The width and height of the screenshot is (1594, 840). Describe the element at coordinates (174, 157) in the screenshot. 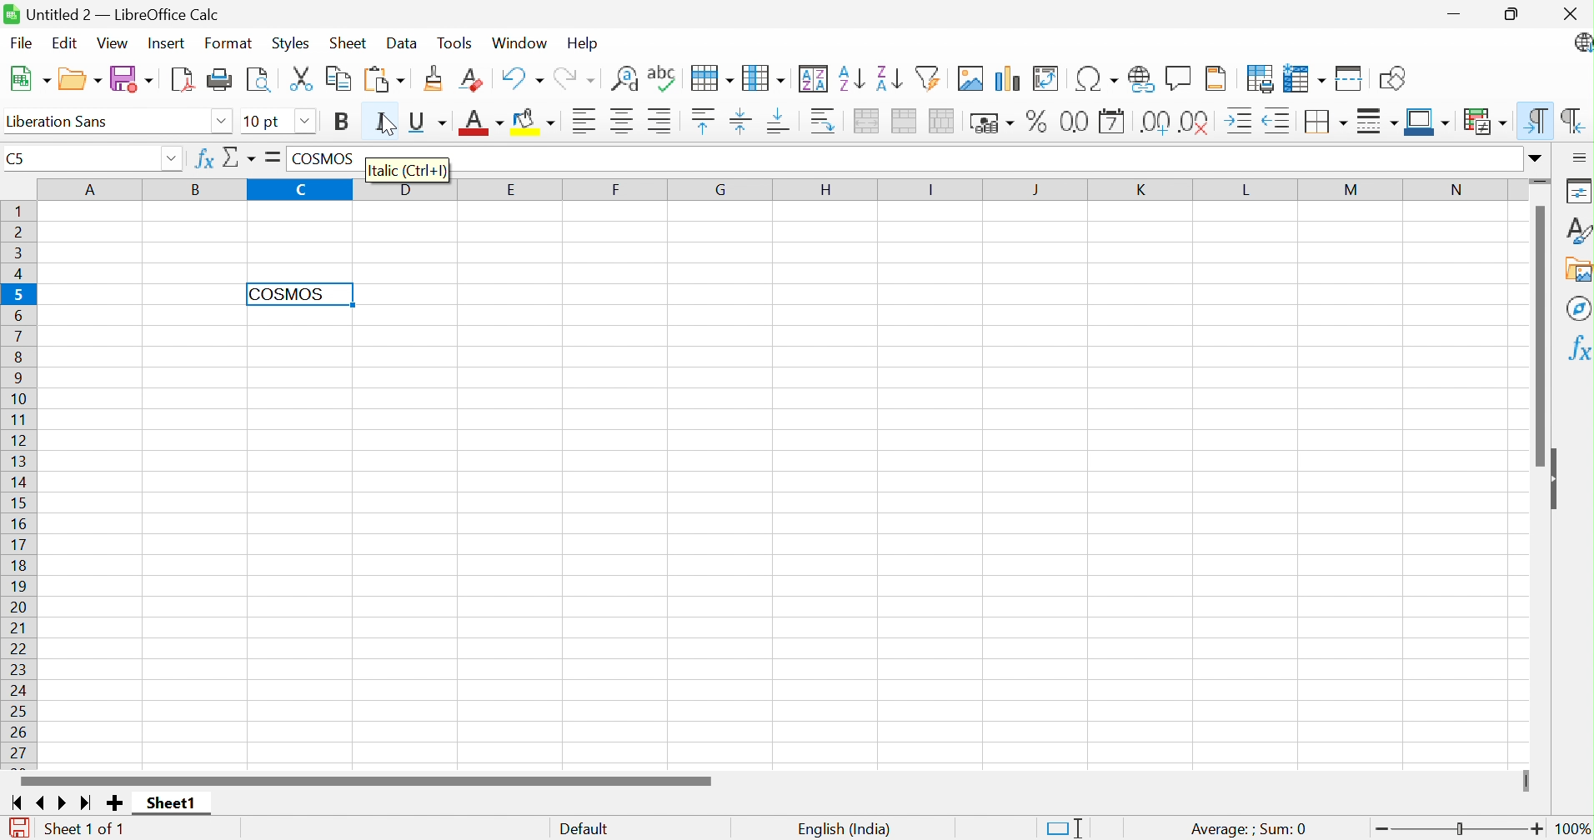

I see `Drop down` at that location.